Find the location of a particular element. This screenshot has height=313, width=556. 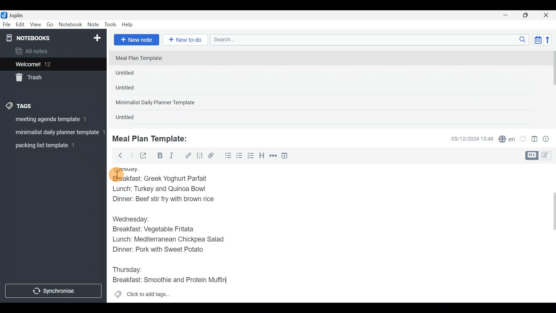

Welcome! is located at coordinates (52, 65).